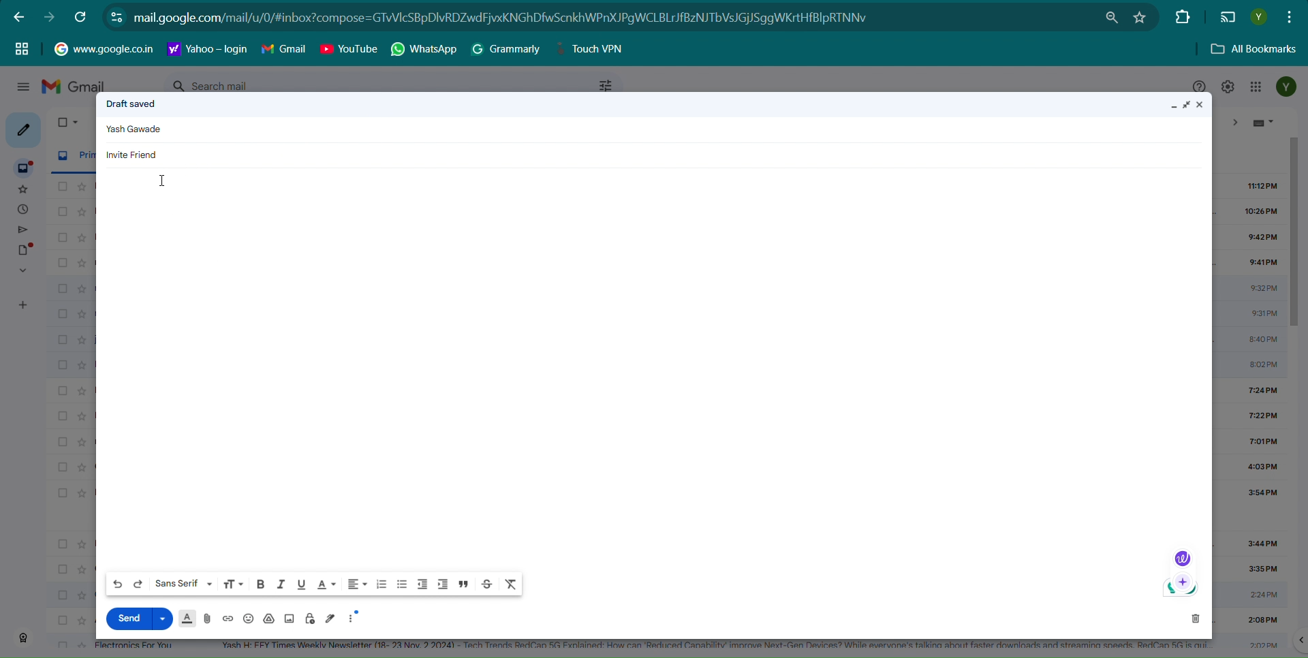 This screenshot has width=1308, height=658. I want to click on Insert Link, so click(227, 618).